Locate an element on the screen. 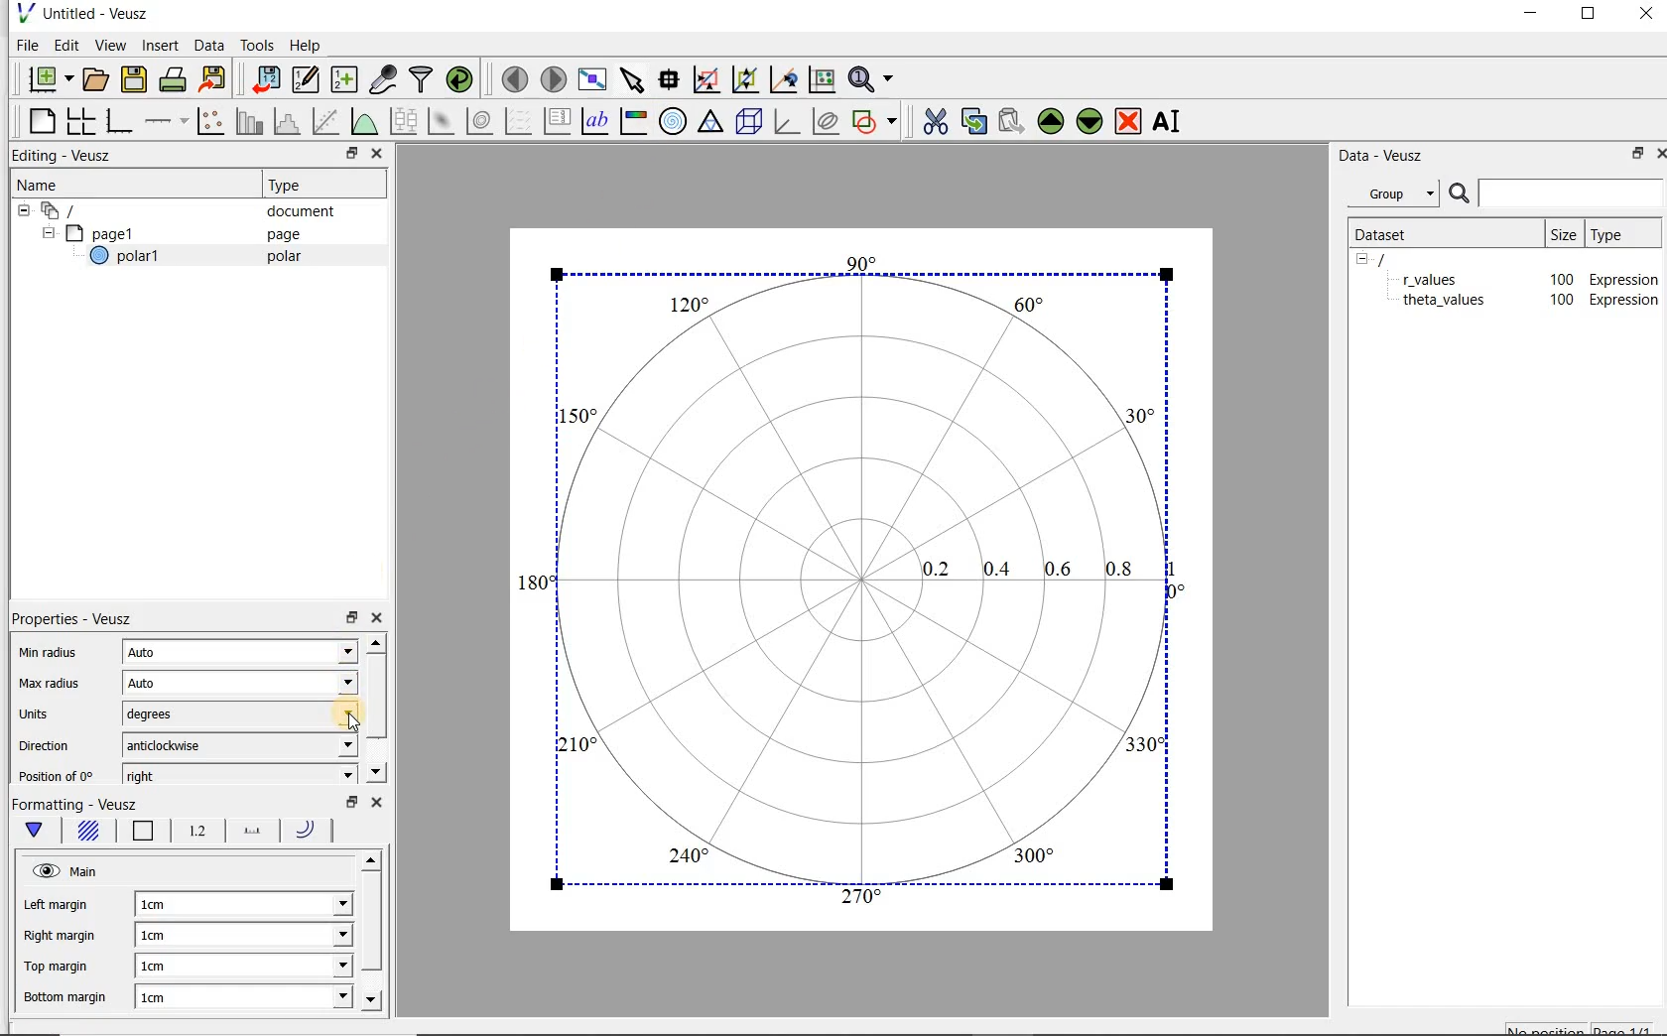 The height and width of the screenshot is (1036, 1667). select items from the graph or scroll is located at coordinates (631, 77).